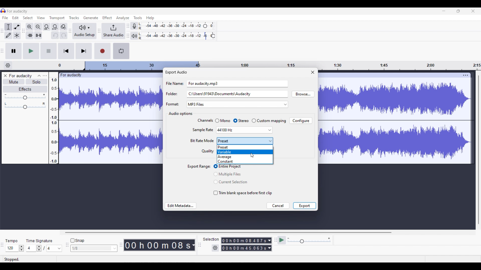  What do you see at coordinates (138, 18) in the screenshot?
I see `Tools menu` at bounding box center [138, 18].